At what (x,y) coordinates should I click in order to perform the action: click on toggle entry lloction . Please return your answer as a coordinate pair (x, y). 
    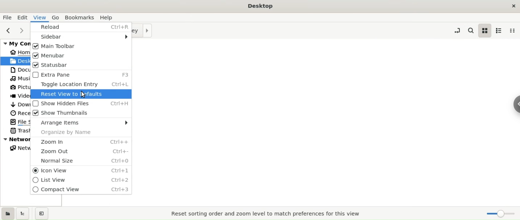
    Looking at the image, I should click on (80, 85).